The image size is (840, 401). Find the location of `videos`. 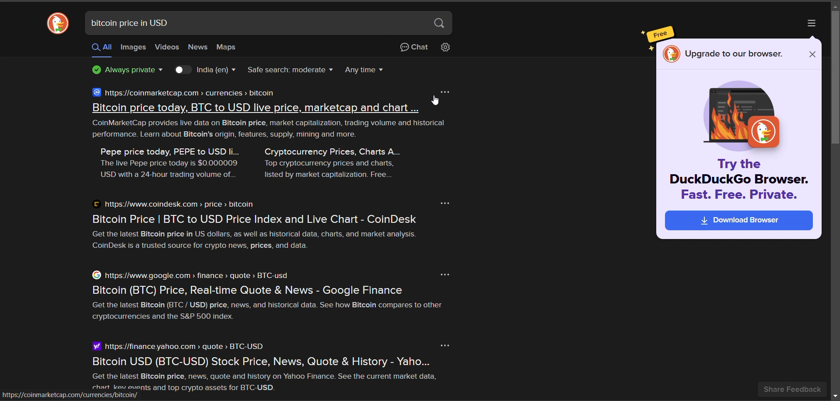

videos is located at coordinates (168, 48).